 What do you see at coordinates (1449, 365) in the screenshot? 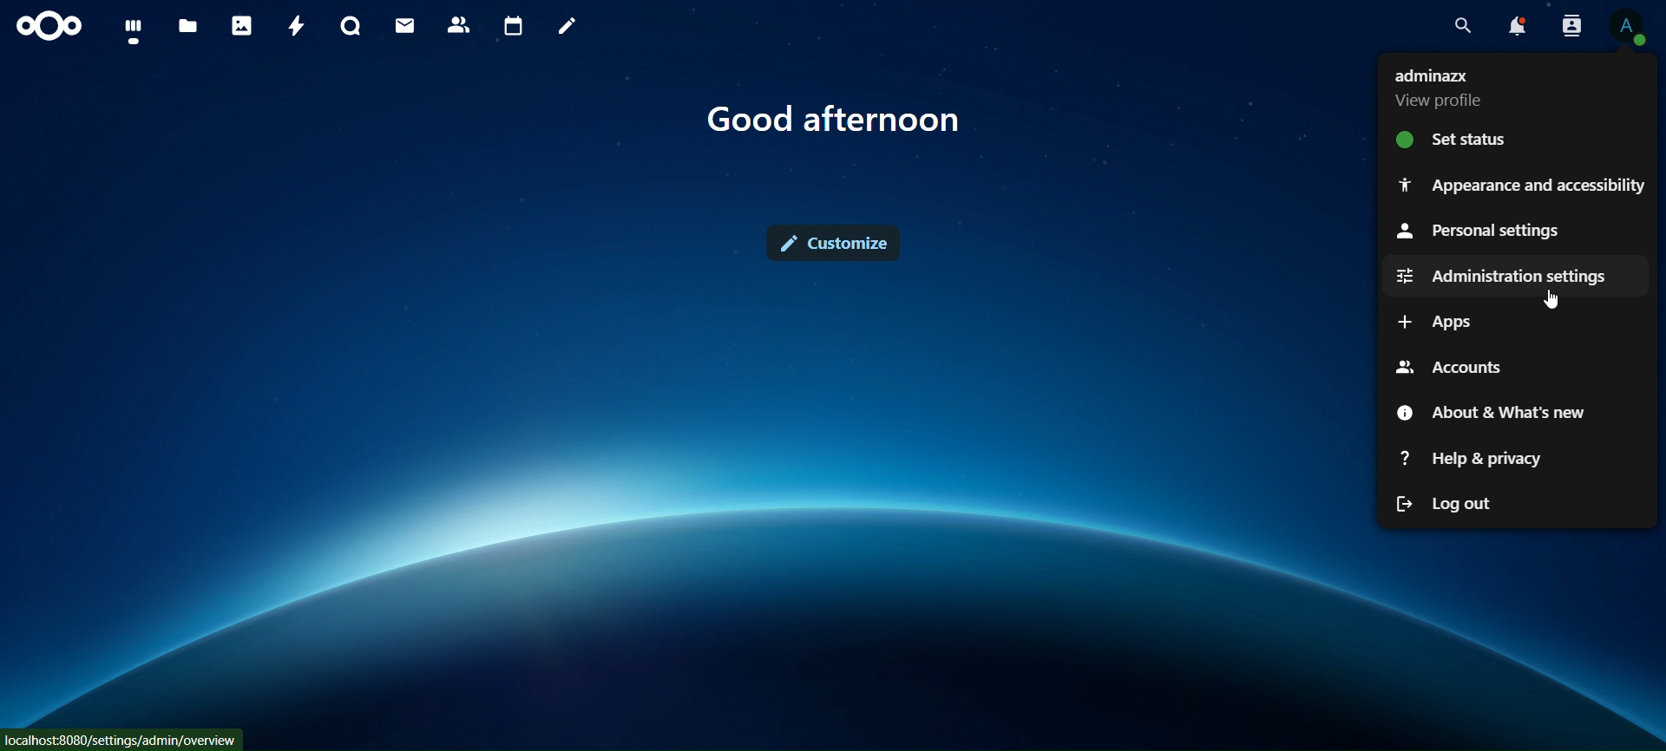
I see `accounts` at bounding box center [1449, 365].